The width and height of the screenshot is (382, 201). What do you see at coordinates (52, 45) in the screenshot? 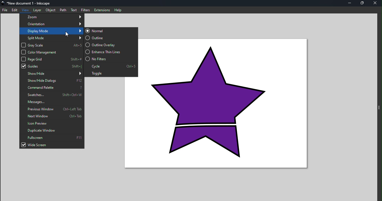
I see `Gray scale` at bounding box center [52, 45].